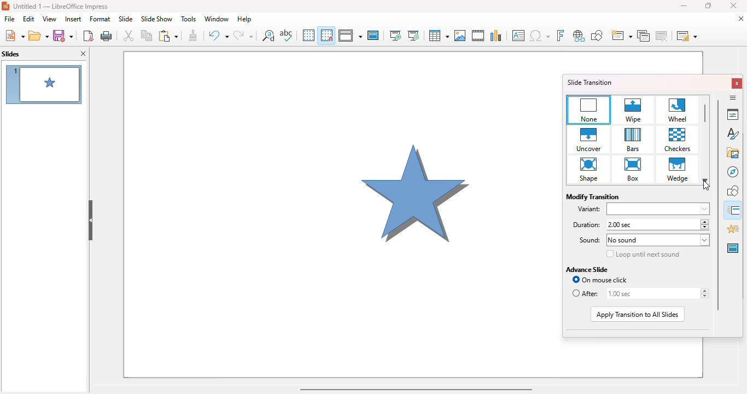  What do you see at coordinates (741, 18) in the screenshot?
I see `close document` at bounding box center [741, 18].